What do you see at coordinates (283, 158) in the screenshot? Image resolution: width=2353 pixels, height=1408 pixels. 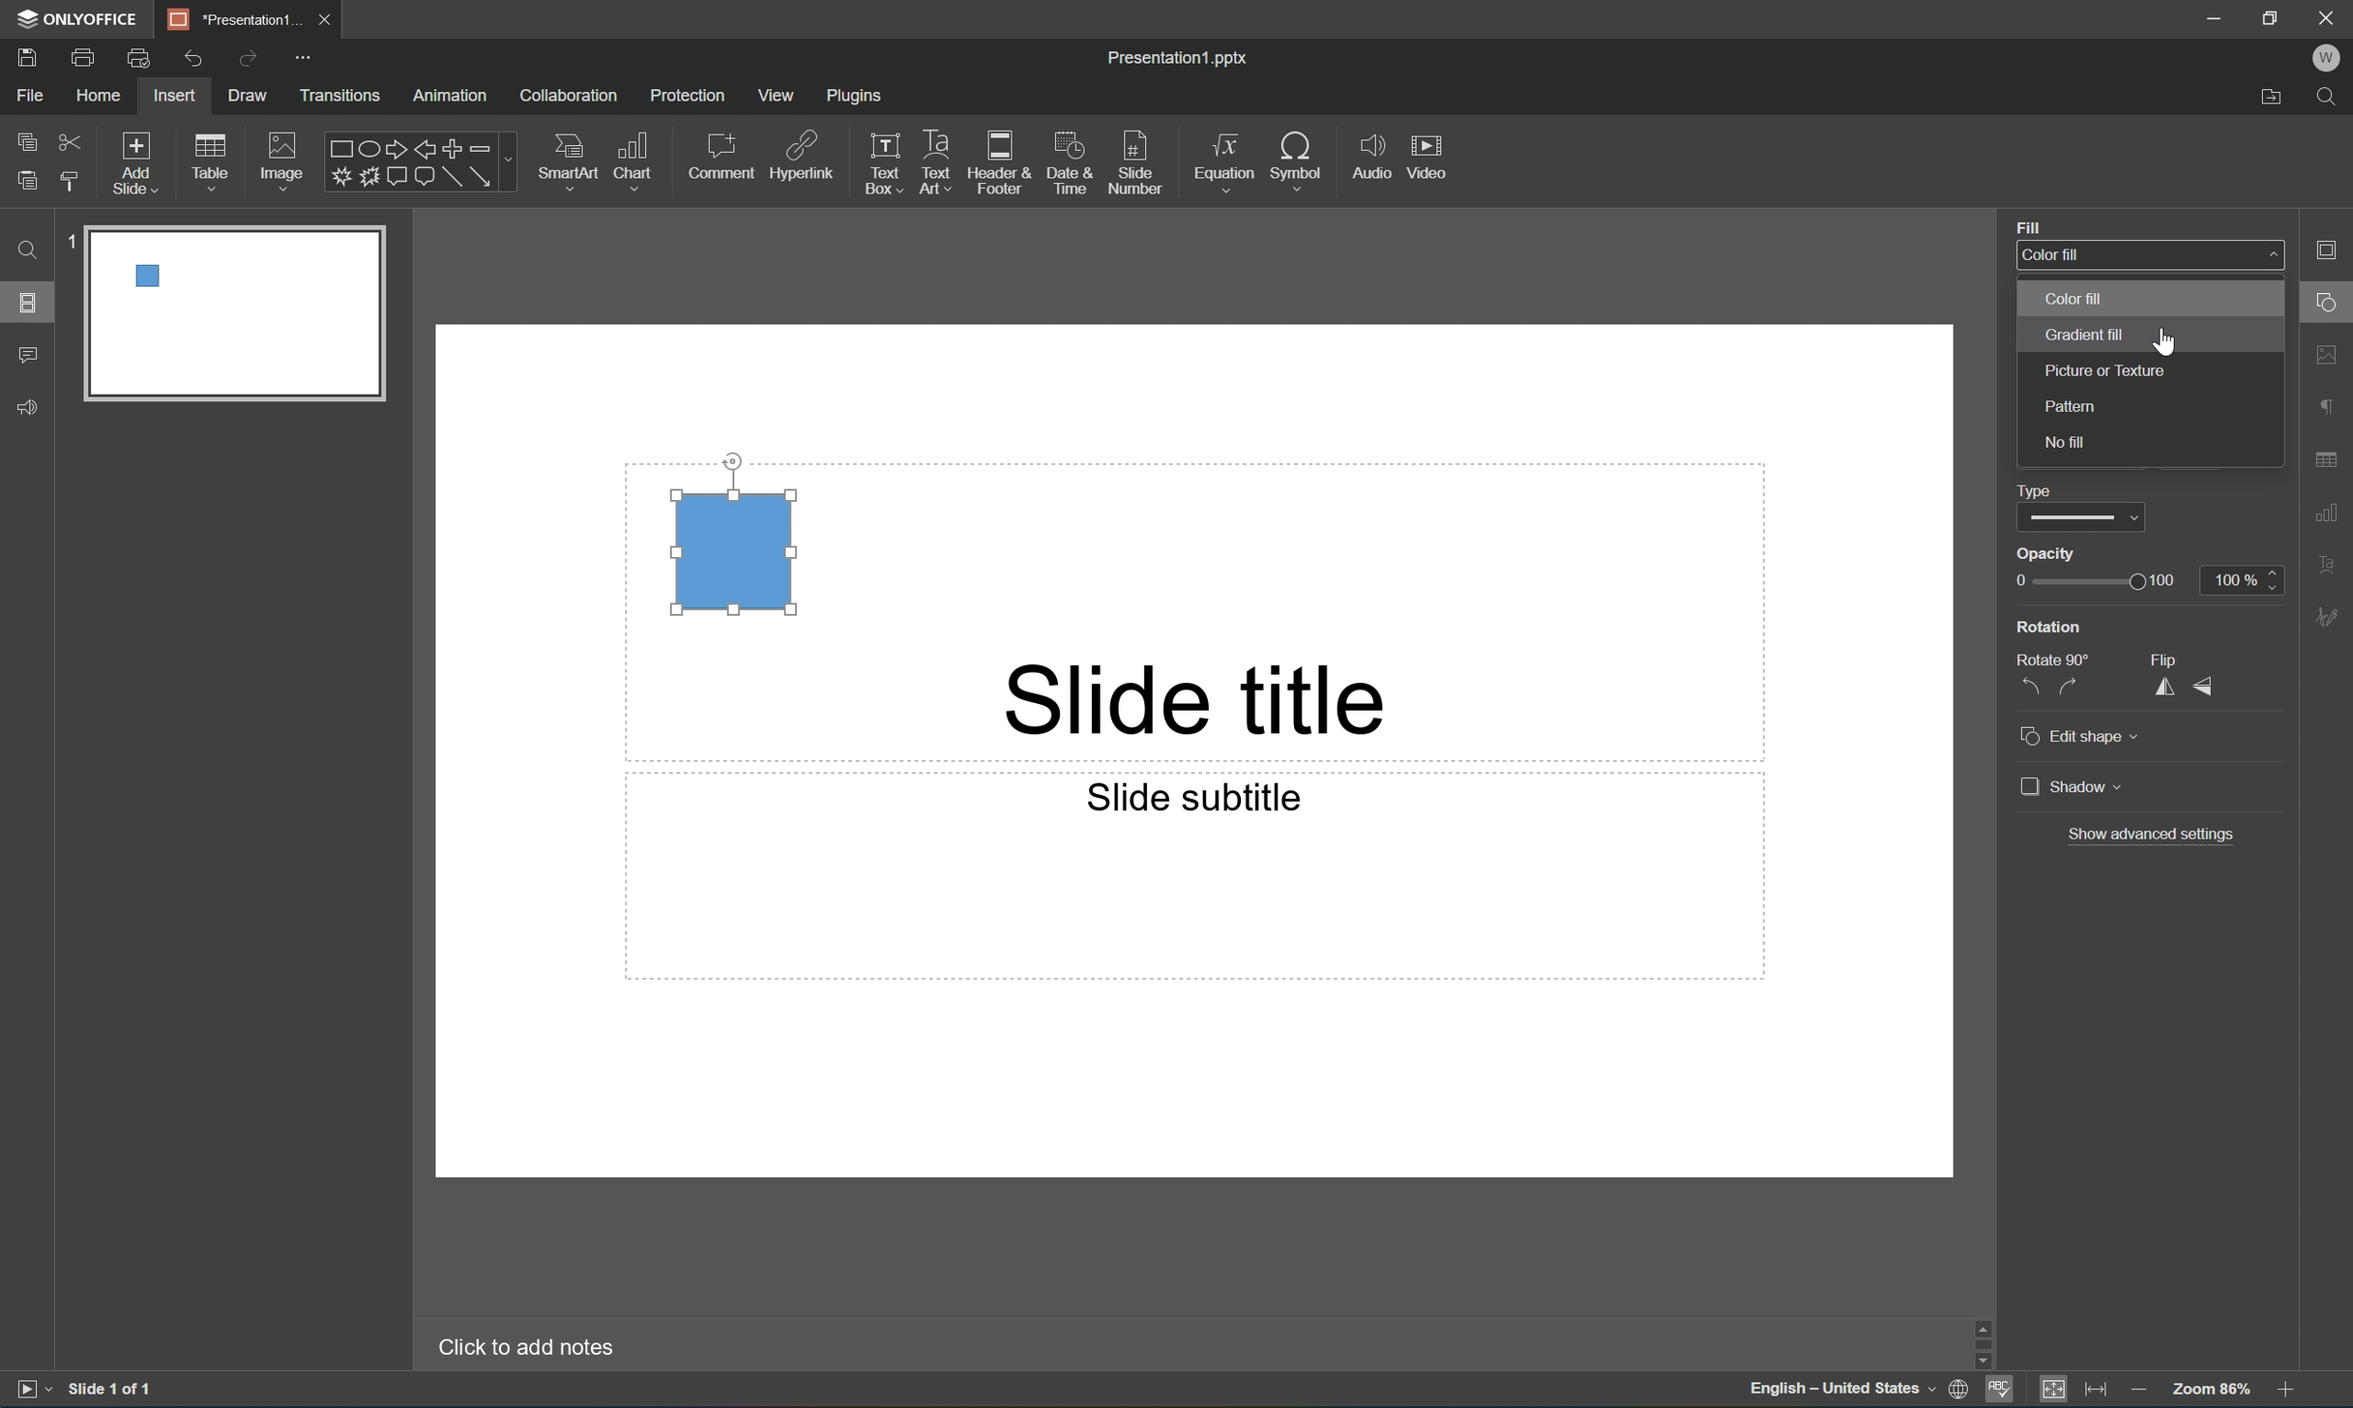 I see `Image` at bounding box center [283, 158].